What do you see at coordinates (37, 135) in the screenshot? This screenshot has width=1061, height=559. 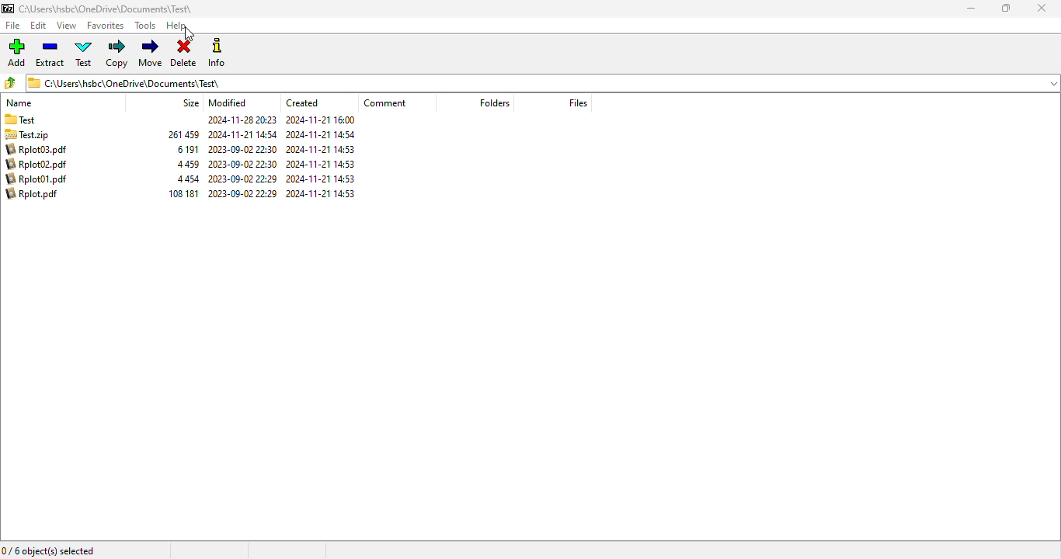 I see `Test.zip` at bounding box center [37, 135].